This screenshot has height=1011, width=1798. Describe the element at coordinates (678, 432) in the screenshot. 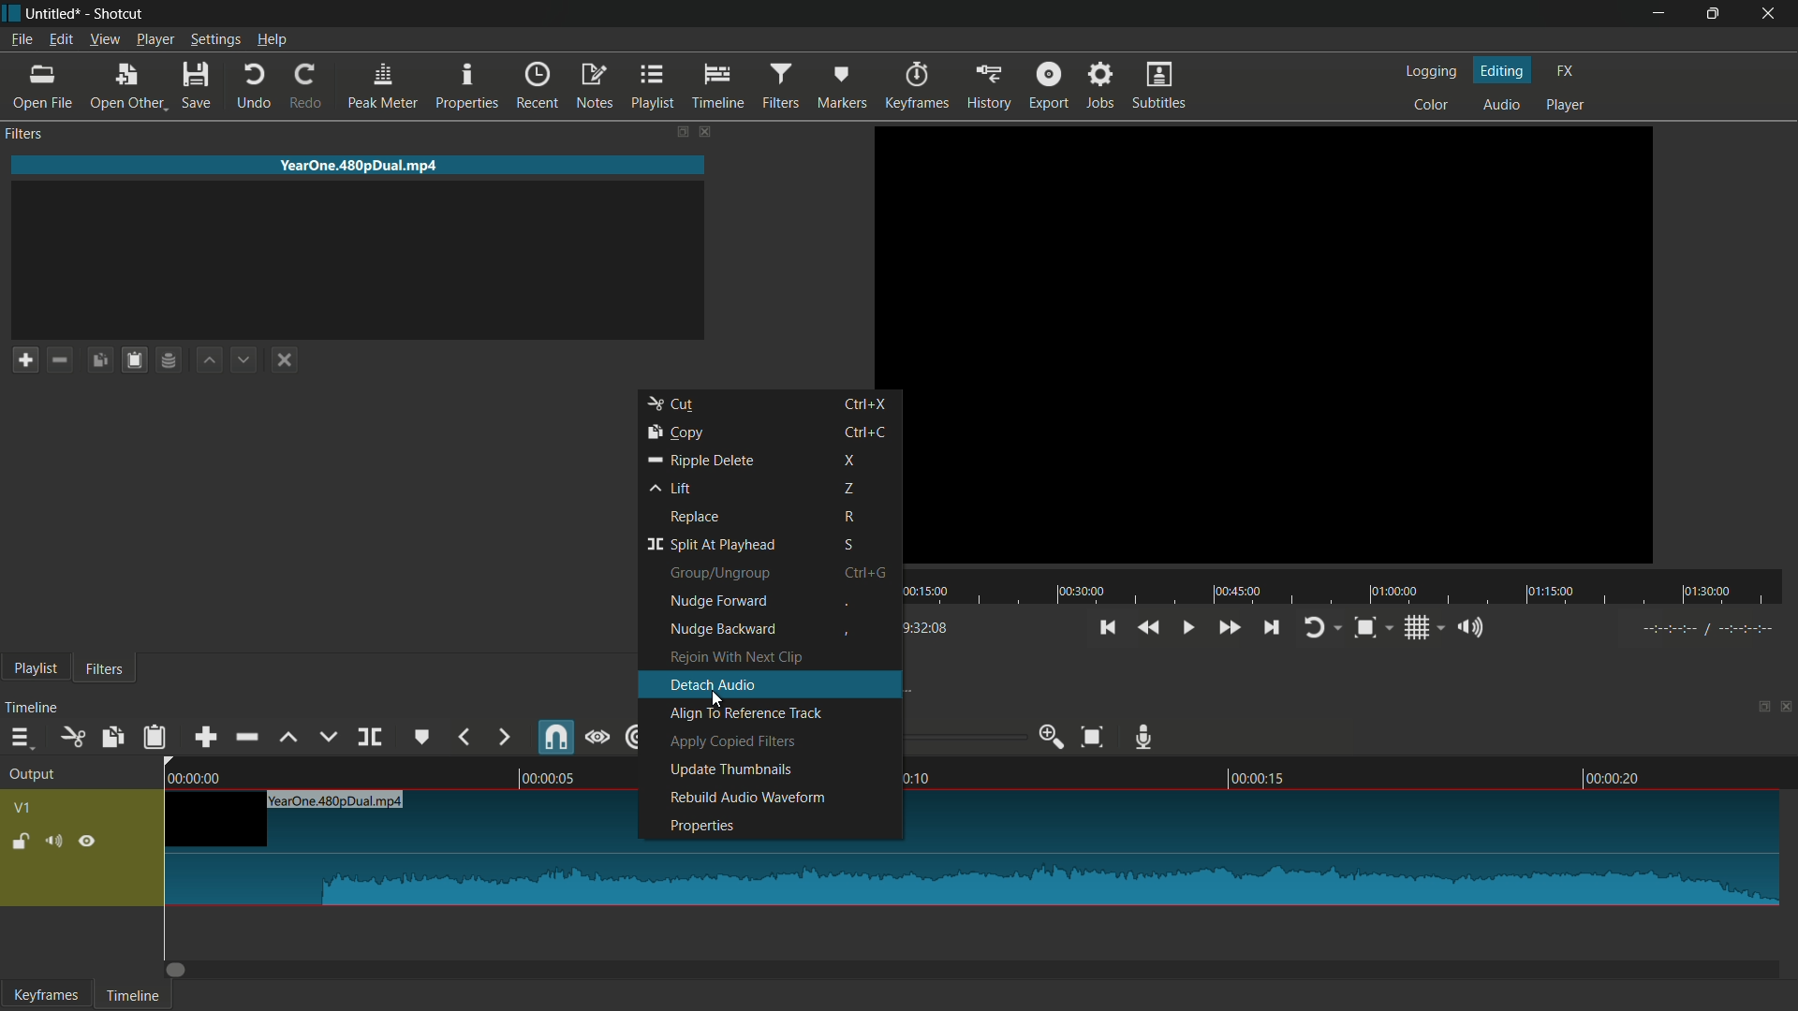

I see `copy` at that location.